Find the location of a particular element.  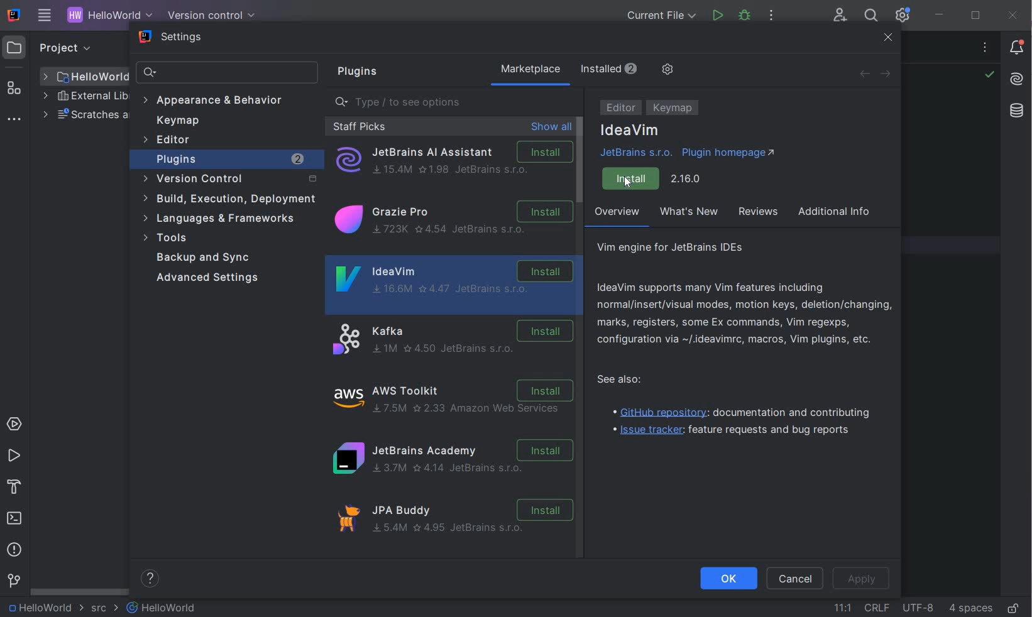

GO TO LINE is located at coordinates (843, 606).